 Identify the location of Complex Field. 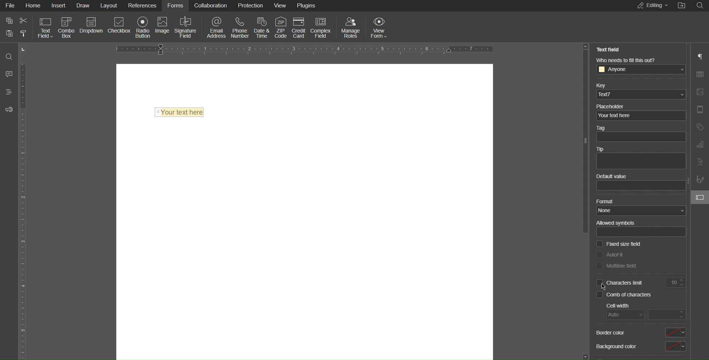
(321, 26).